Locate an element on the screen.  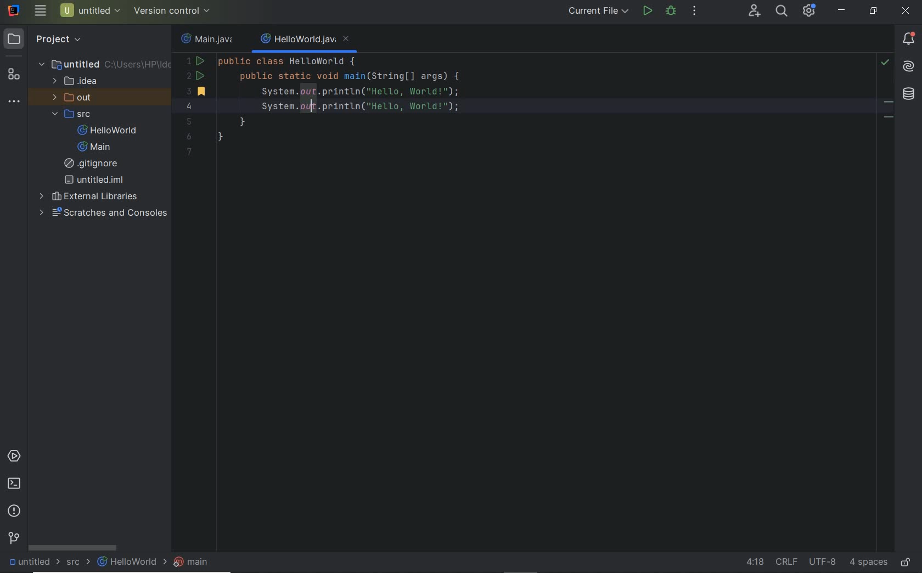
restore down is located at coordinates (873, 12).